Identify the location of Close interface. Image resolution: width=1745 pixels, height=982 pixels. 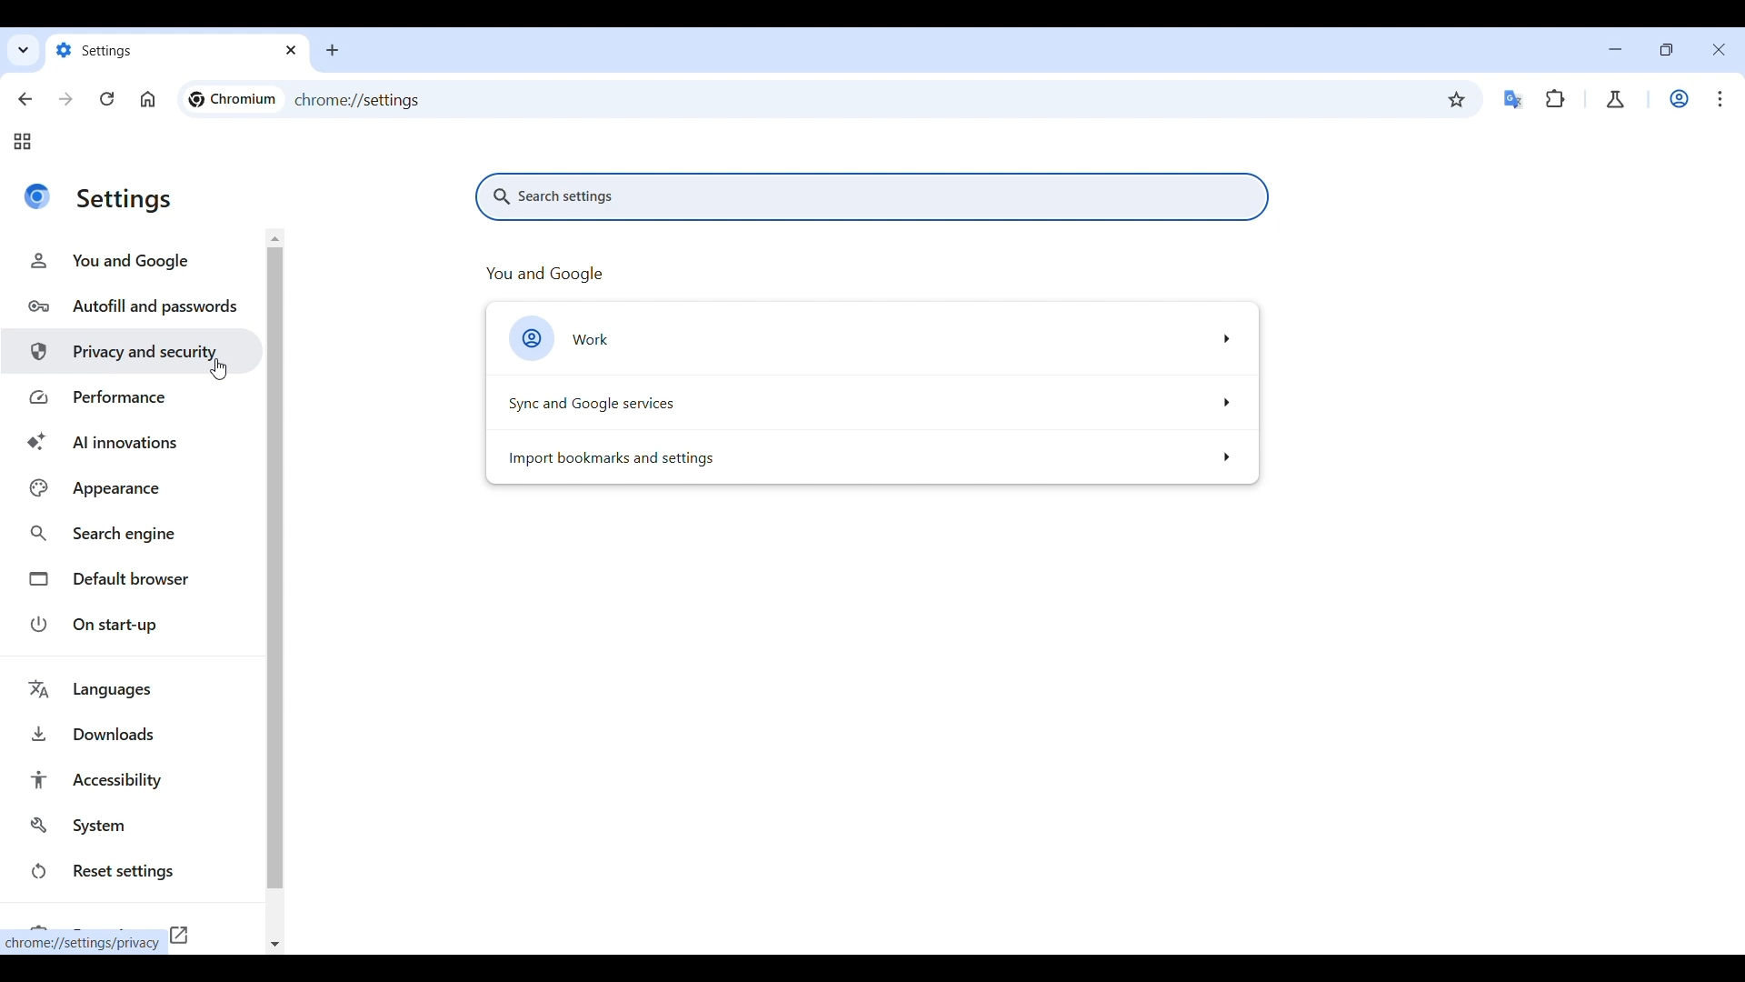
(1720, 49).